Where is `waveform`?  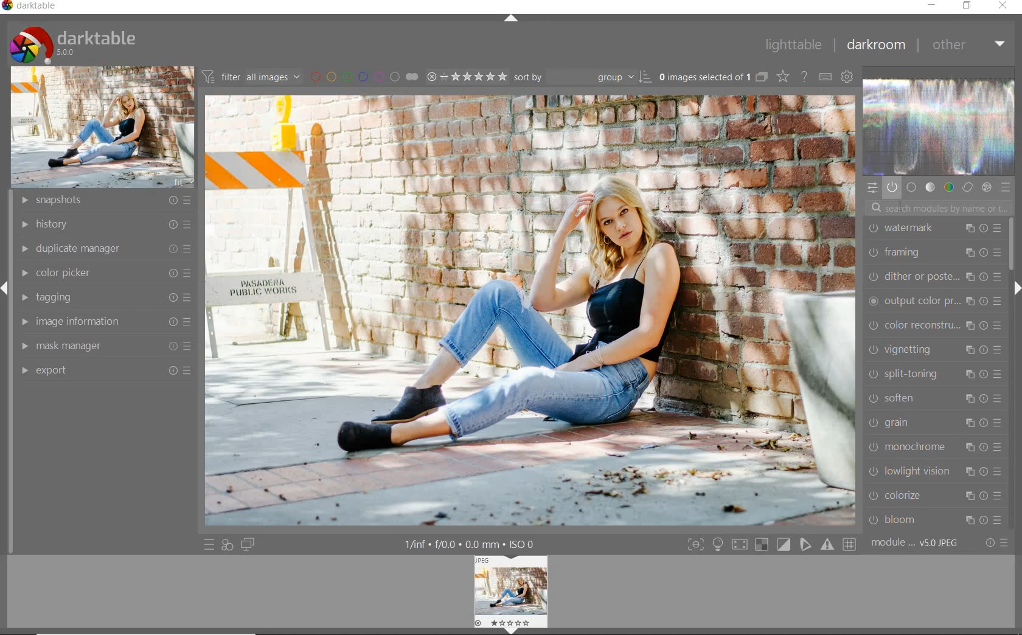
waveform is located at coordinates (940, 126).